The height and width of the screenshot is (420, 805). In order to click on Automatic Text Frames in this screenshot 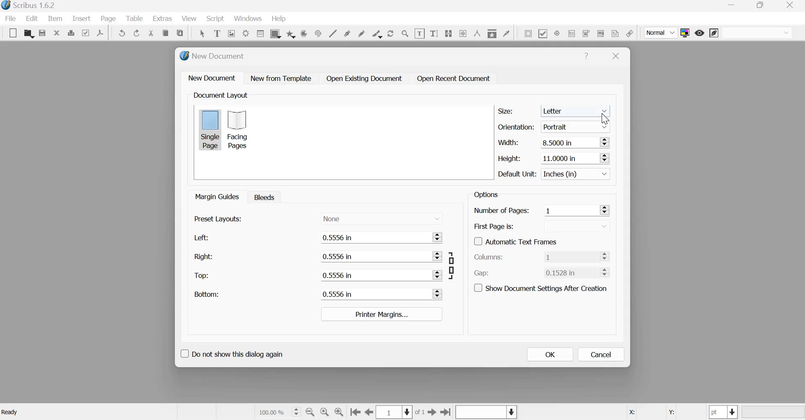, I will do `click(516, 241)`.